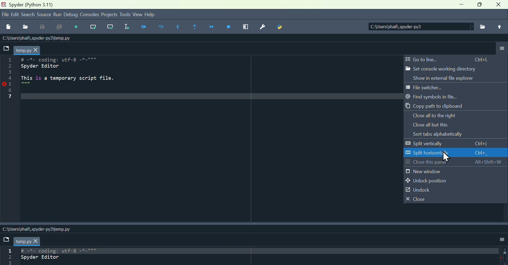 The height and width of the screenshot is (265, 508). What do you see at coordinates (29, 15) in the screenshot?
I see `search` at bounding box center [29, 15].